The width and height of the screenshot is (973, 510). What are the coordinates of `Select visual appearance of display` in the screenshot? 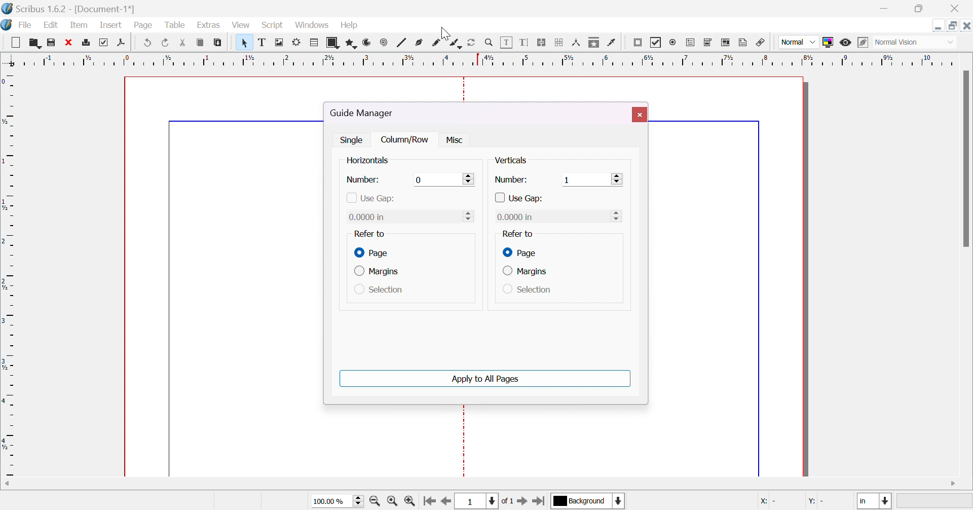 It's located at (915, 43).